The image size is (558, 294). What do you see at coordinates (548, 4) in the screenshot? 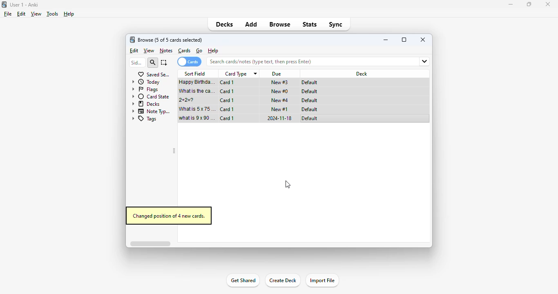
I see `close` at bounding box center [548, 4].